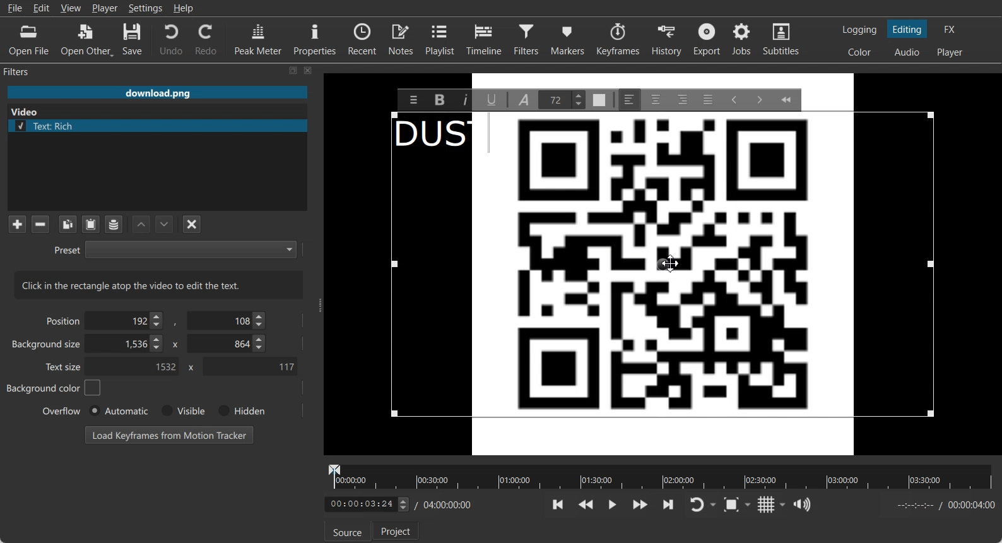 The width and height of the screenshot is (1002, 543). What do you see at coordinates (192, 224) in the screenshot?
I see `Deselect the filter` at bounding box center [192, 224].